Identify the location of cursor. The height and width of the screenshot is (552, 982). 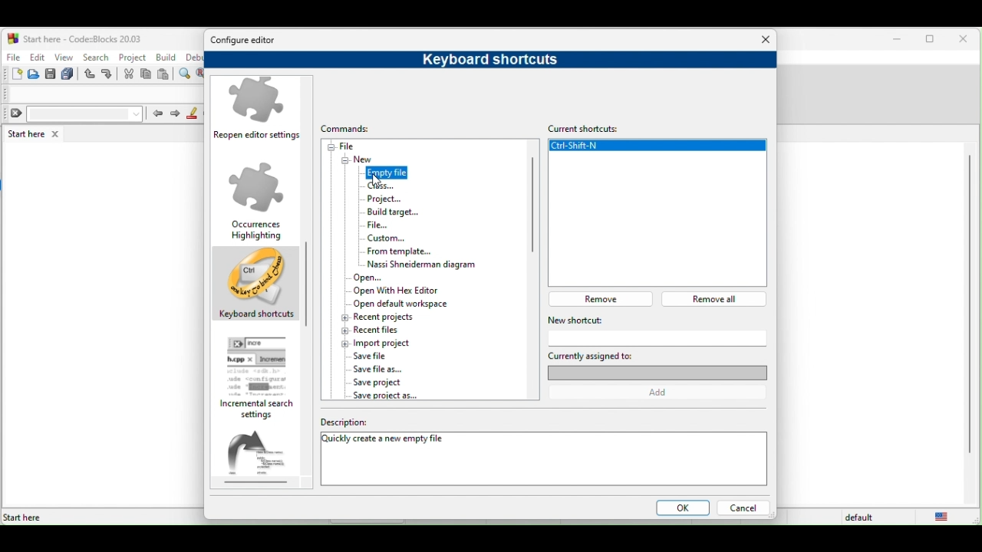
(381, 185).